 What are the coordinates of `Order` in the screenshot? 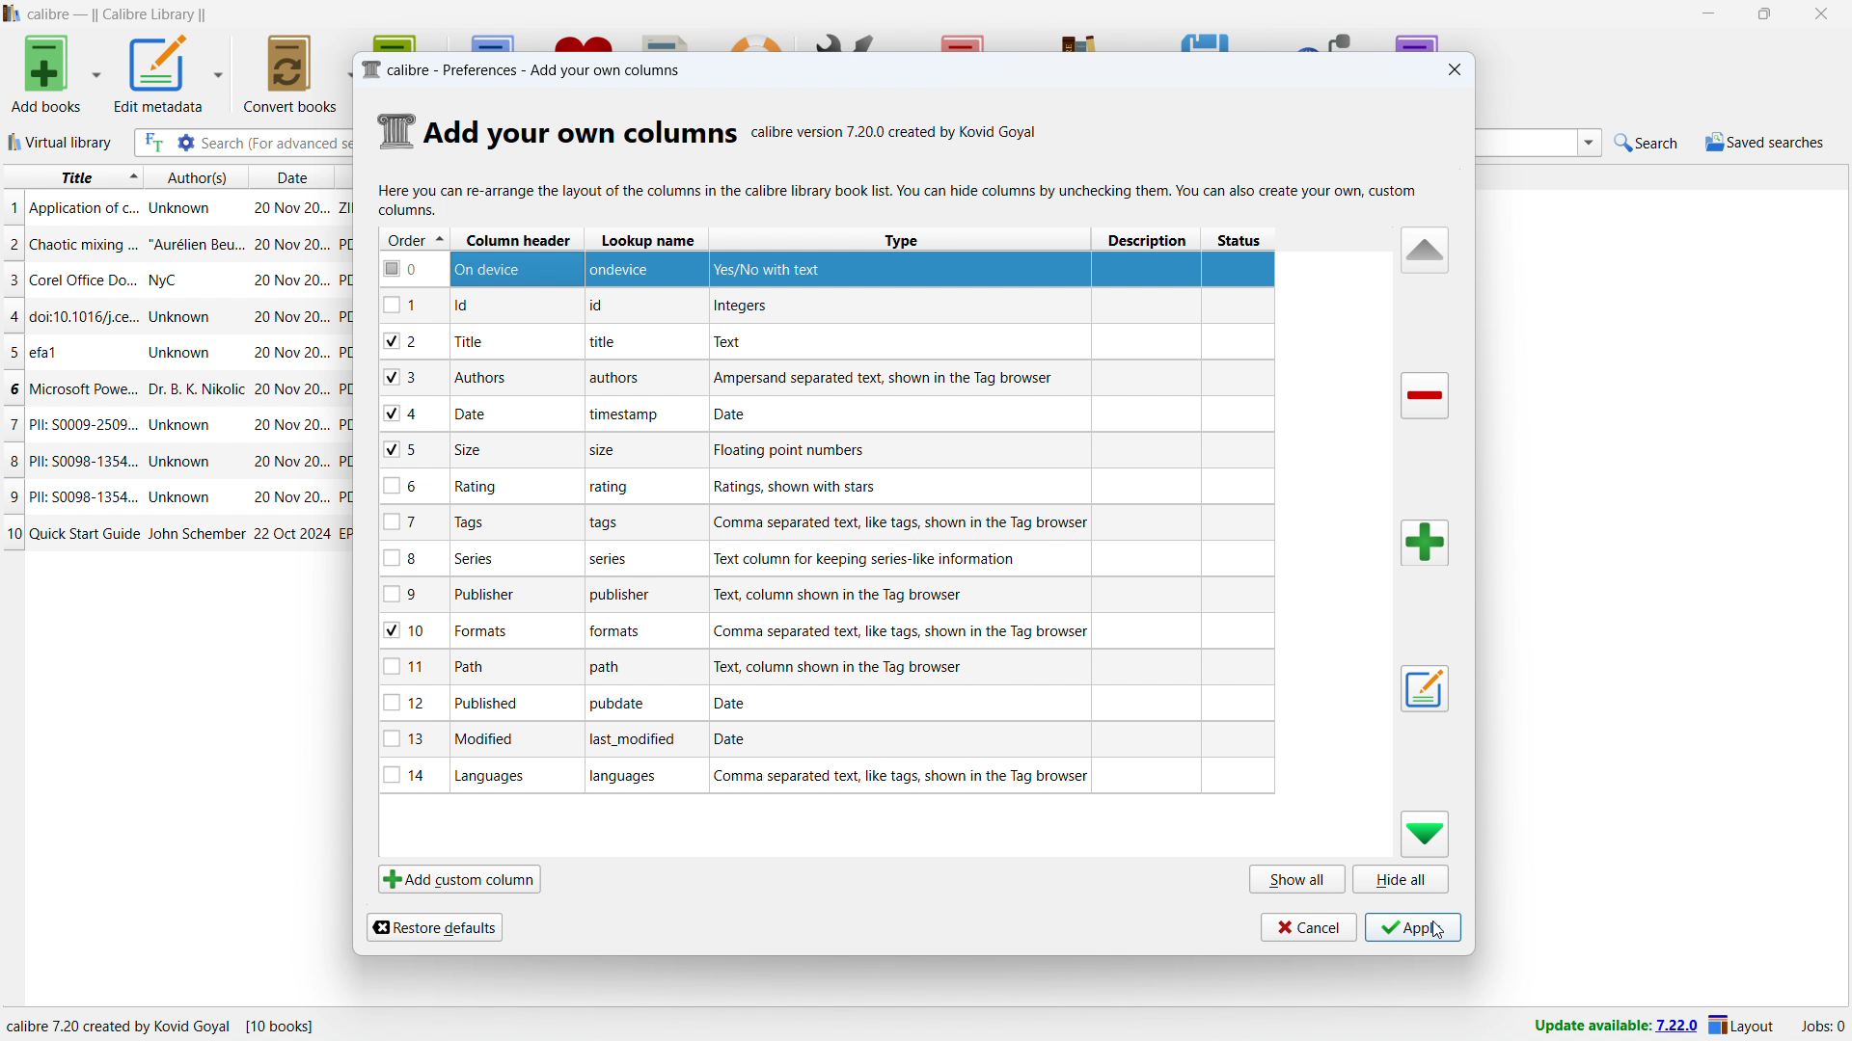 It's located at (414, 238).